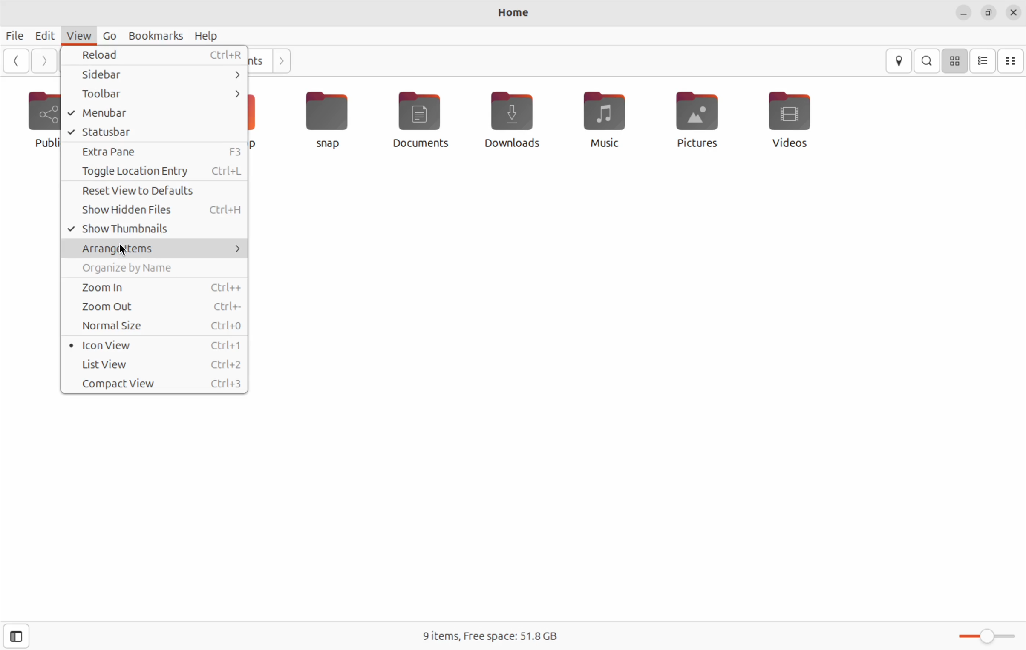 This screenshot has height=650, width=1026. What do you see at coordinates (983, 62) in the screenshot?
I see `list view` at bounding box center [983, 62].